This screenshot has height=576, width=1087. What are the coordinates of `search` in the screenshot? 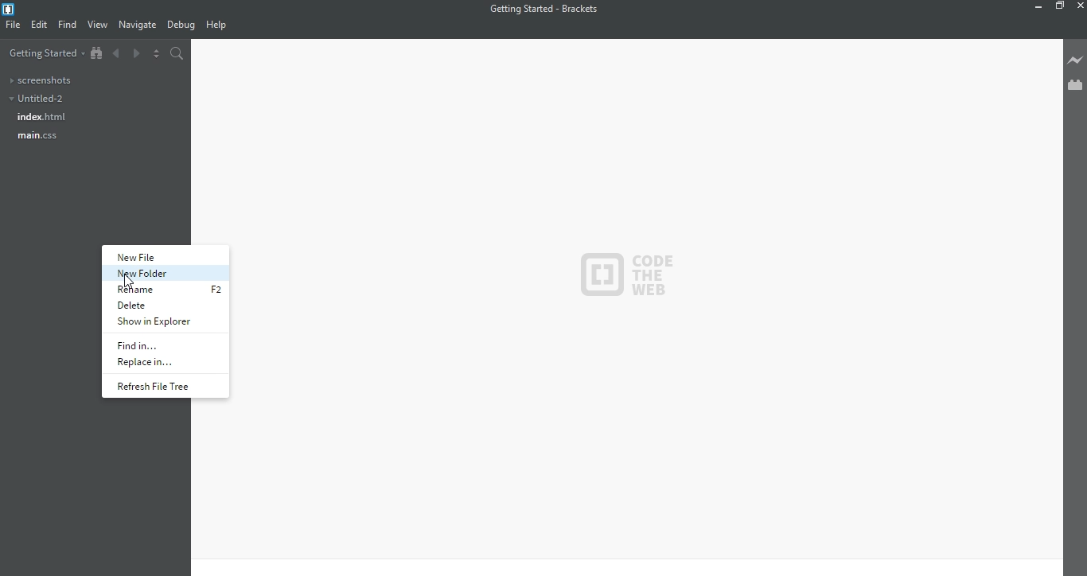 It's located at (177, 53).